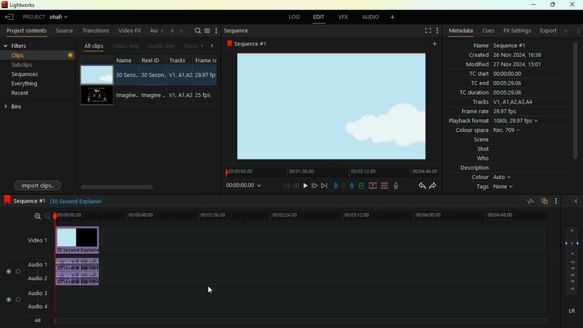 Image resolution: width=583 pixels, height=328 pixels. What do you see at coordinates (352, 185) in the screenshot?
I see `push` at bounding box center [352, 185].